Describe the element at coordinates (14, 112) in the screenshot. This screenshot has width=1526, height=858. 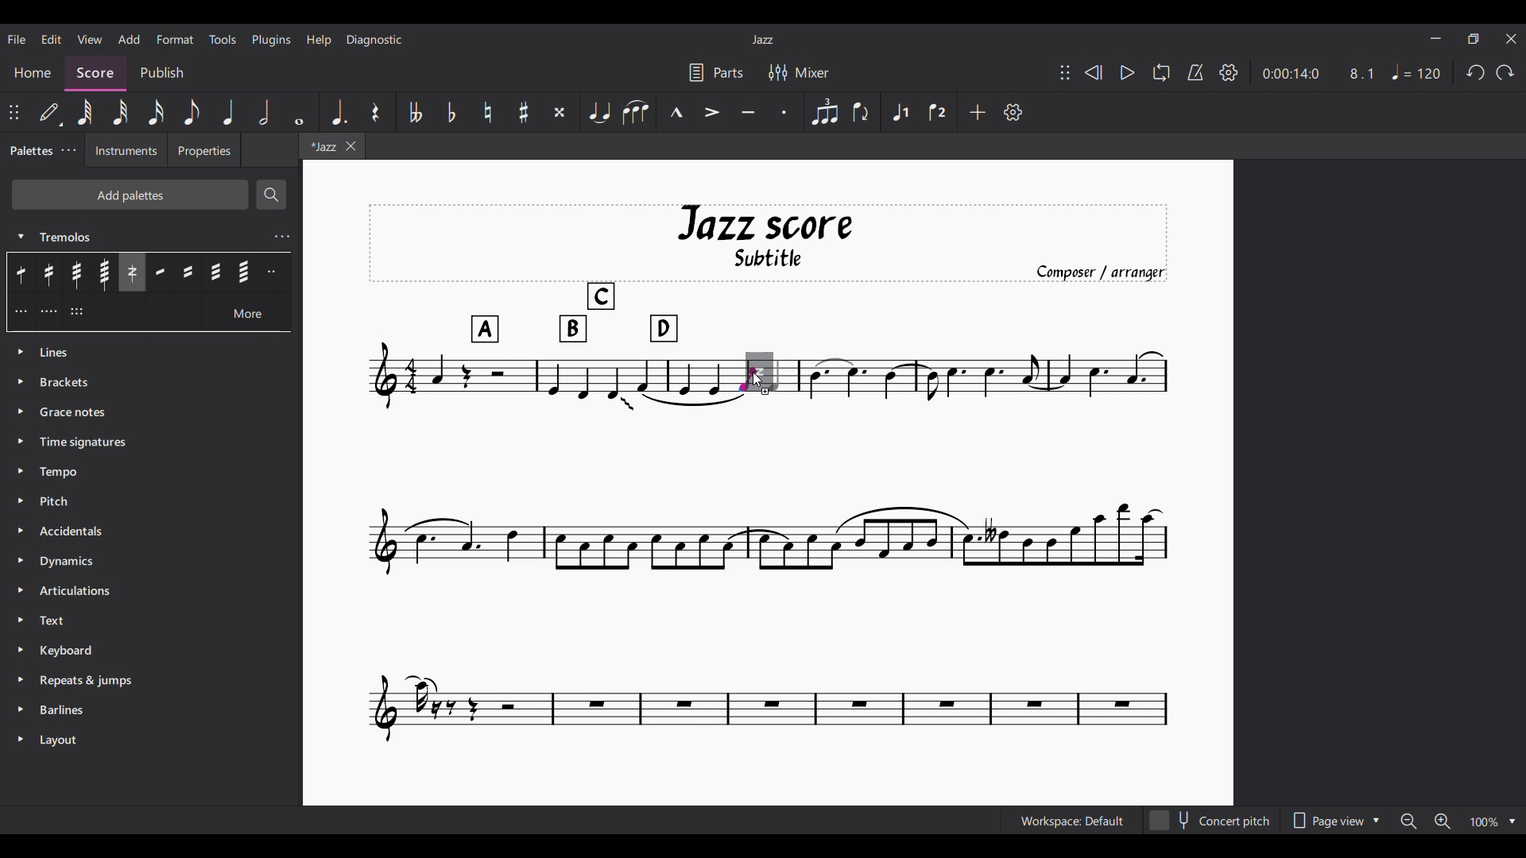
I see `Change position` at that location.